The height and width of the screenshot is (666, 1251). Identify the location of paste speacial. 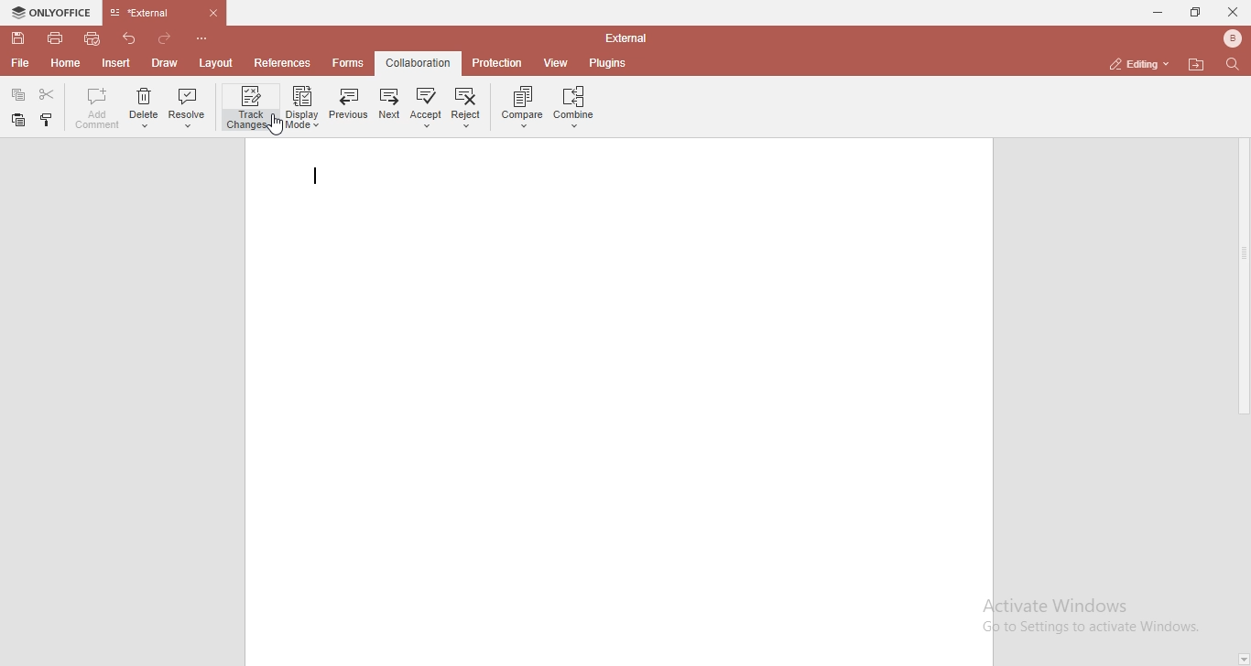
(18, 93).